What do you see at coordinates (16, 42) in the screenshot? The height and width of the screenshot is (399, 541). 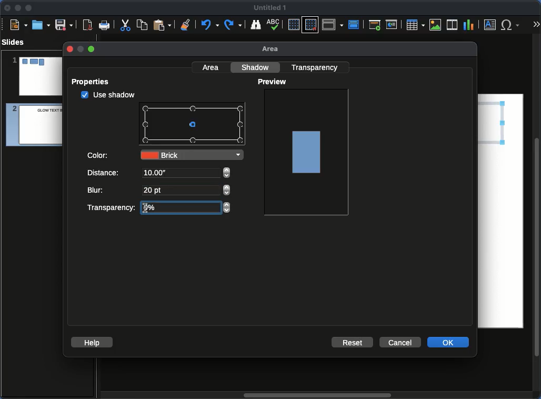 I see `Slides` at bounding box center [16, 42].